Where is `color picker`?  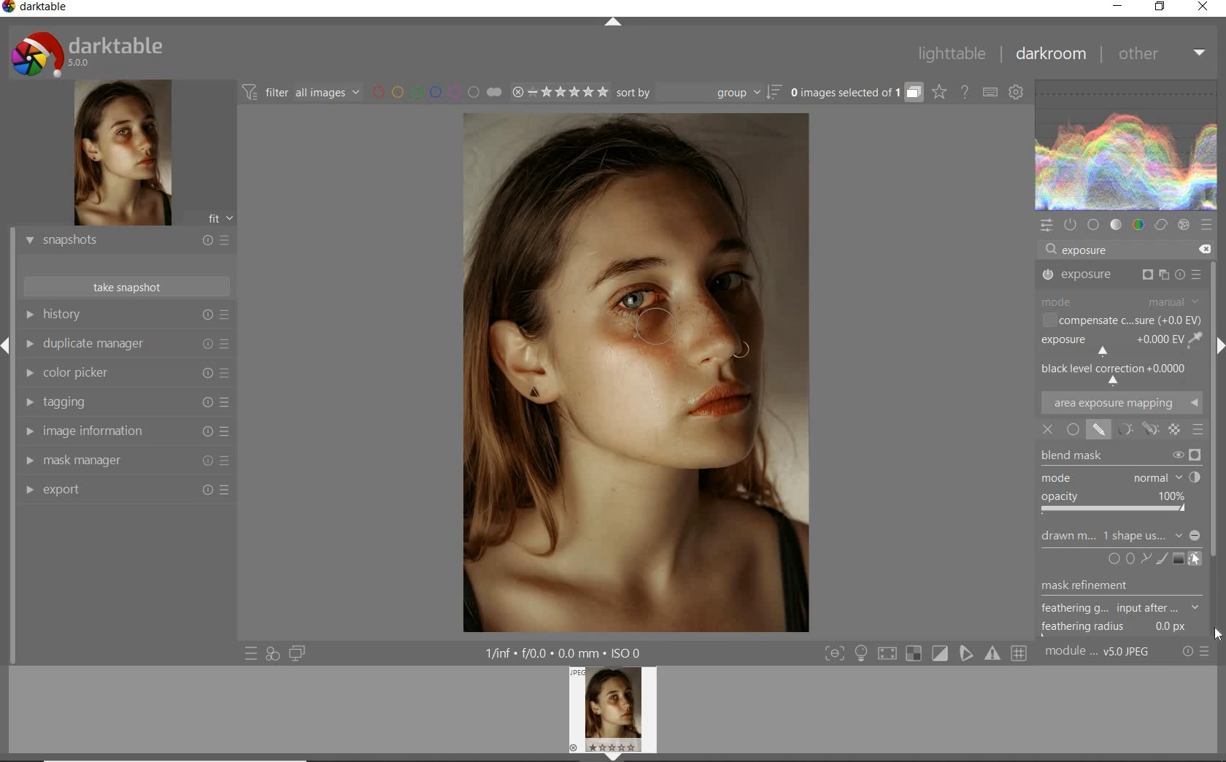 color picker is located at coordinates (126, 374).